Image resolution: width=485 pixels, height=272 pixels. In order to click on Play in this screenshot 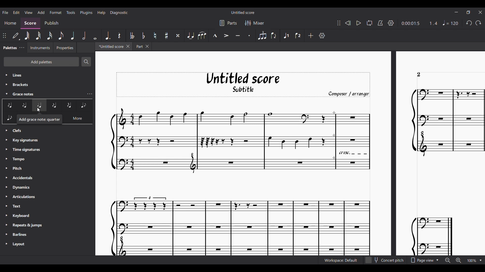, I will do `click(359, 23)`.